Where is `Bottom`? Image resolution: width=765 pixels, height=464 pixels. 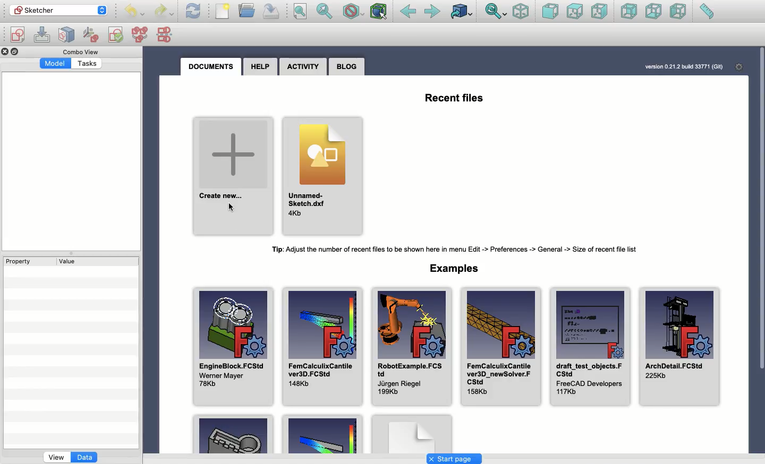
Bottom is located at coordinates (653, 12).